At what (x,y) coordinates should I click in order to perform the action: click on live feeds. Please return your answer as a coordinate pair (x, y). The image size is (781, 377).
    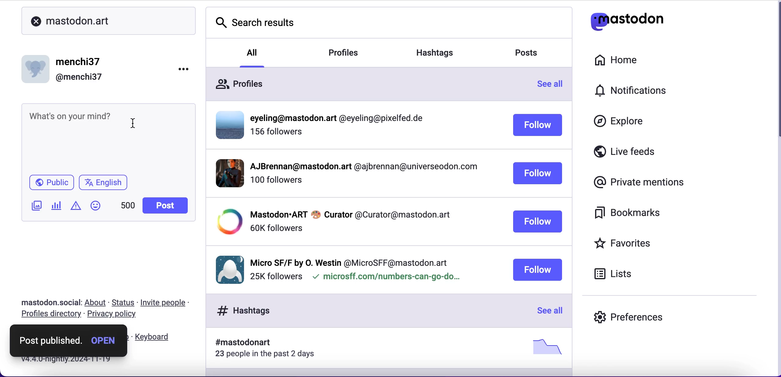
    Looking at the image, I should click on (646, 152).